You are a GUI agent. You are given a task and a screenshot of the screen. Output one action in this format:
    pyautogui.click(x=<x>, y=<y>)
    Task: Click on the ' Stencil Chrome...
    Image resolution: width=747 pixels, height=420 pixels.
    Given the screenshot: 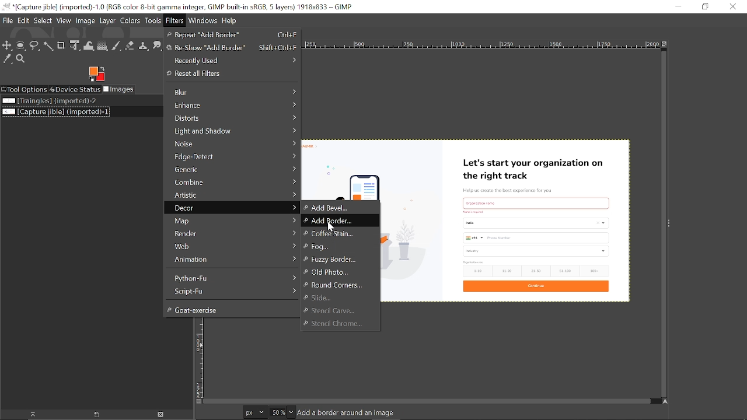 What is the action you would take?
    pyautogui.click(x=341, y=324)
    